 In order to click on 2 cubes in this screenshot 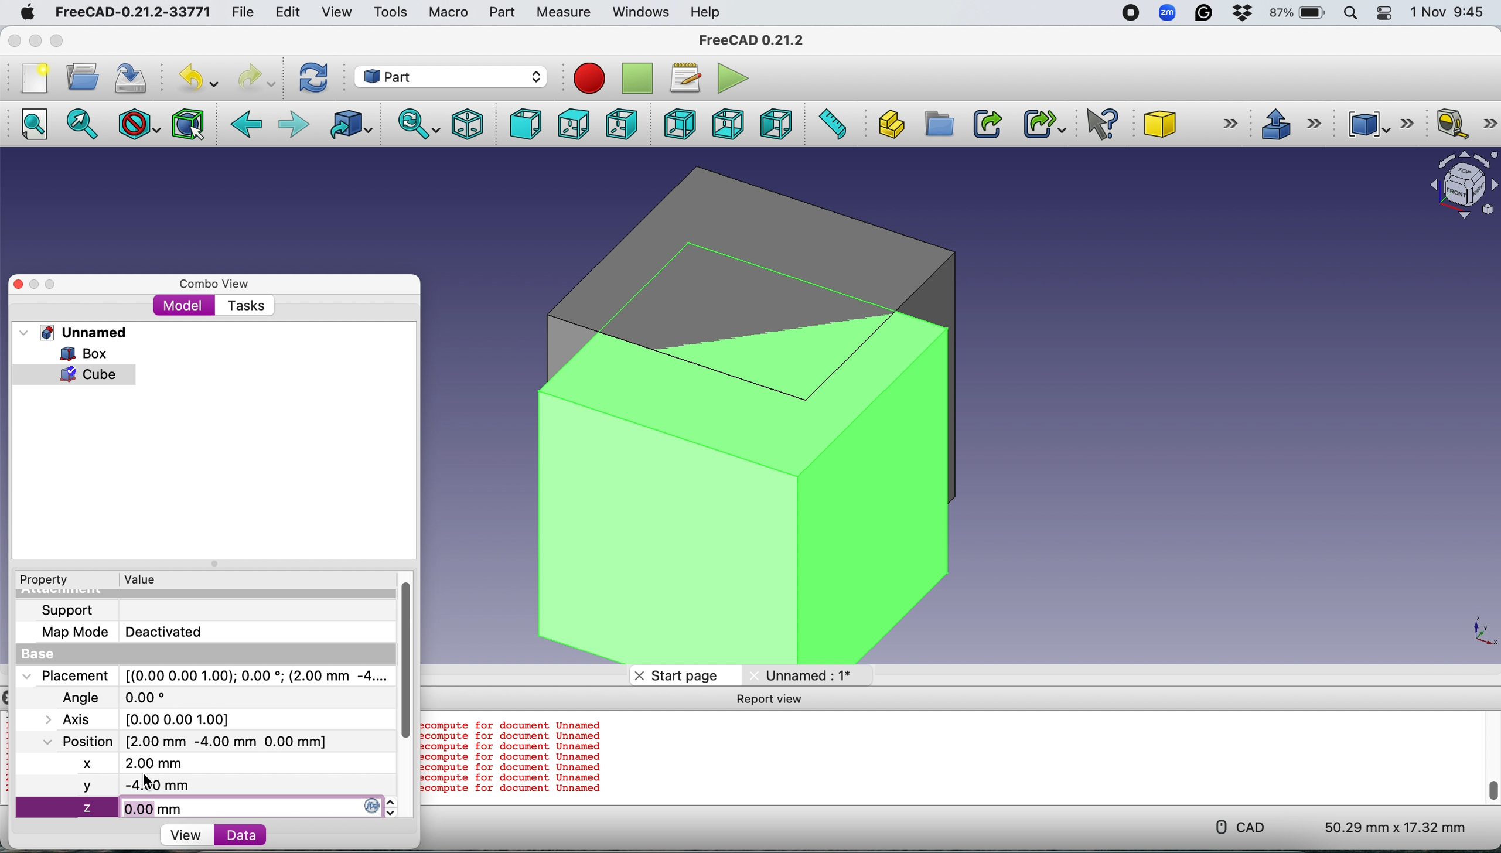, I will do `click(769, 413)`.